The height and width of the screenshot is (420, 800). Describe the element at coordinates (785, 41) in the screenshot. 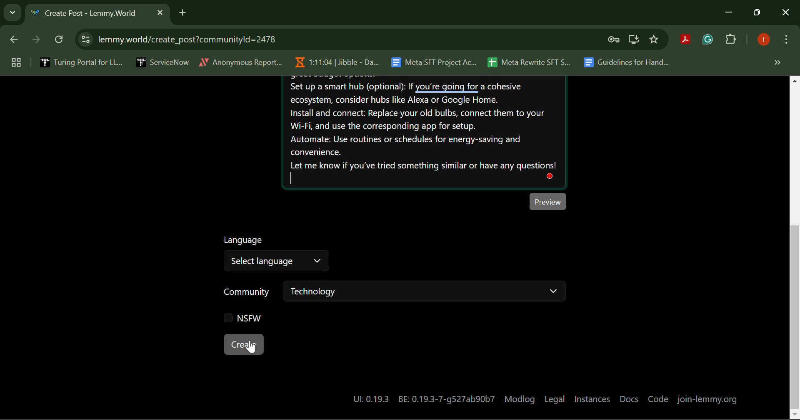

I see `More Options` at that location.